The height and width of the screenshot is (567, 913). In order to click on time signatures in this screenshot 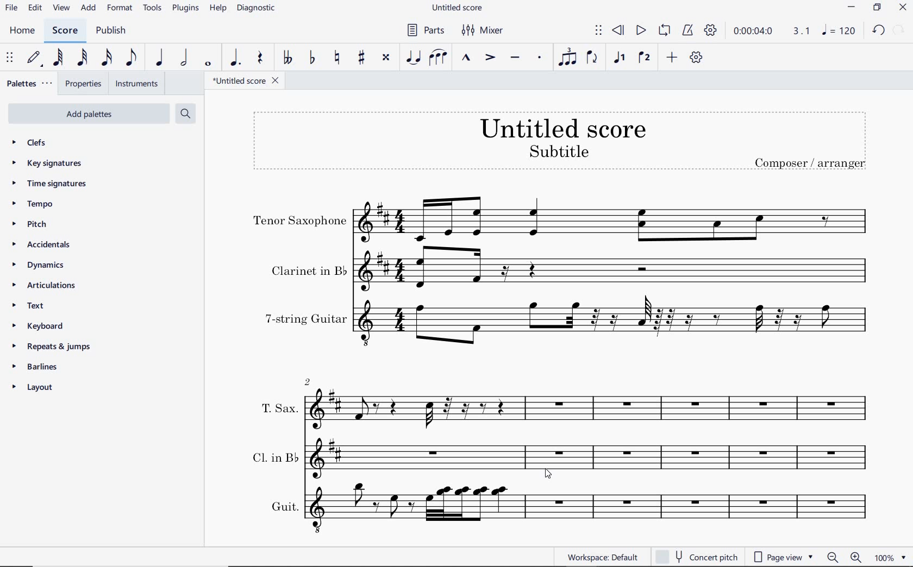, I will do `click(51, 185)`.